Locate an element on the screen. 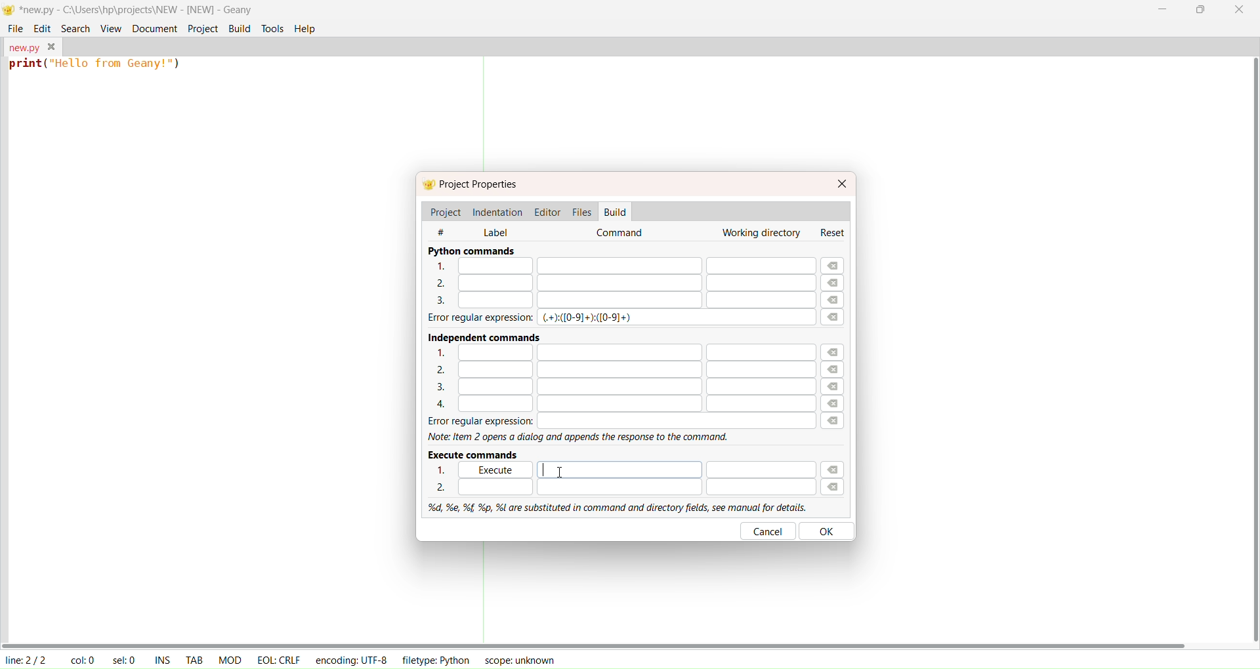 Image resolution: width=1260 pixels, height=669 pixels. instruction is located at coordinates (581, 437).